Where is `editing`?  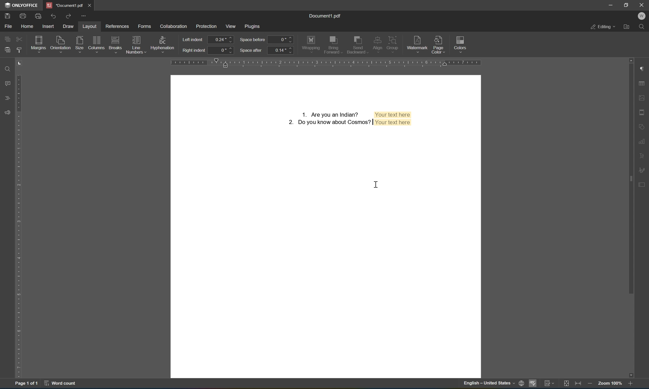 editing is located at coordinates (603, 27).